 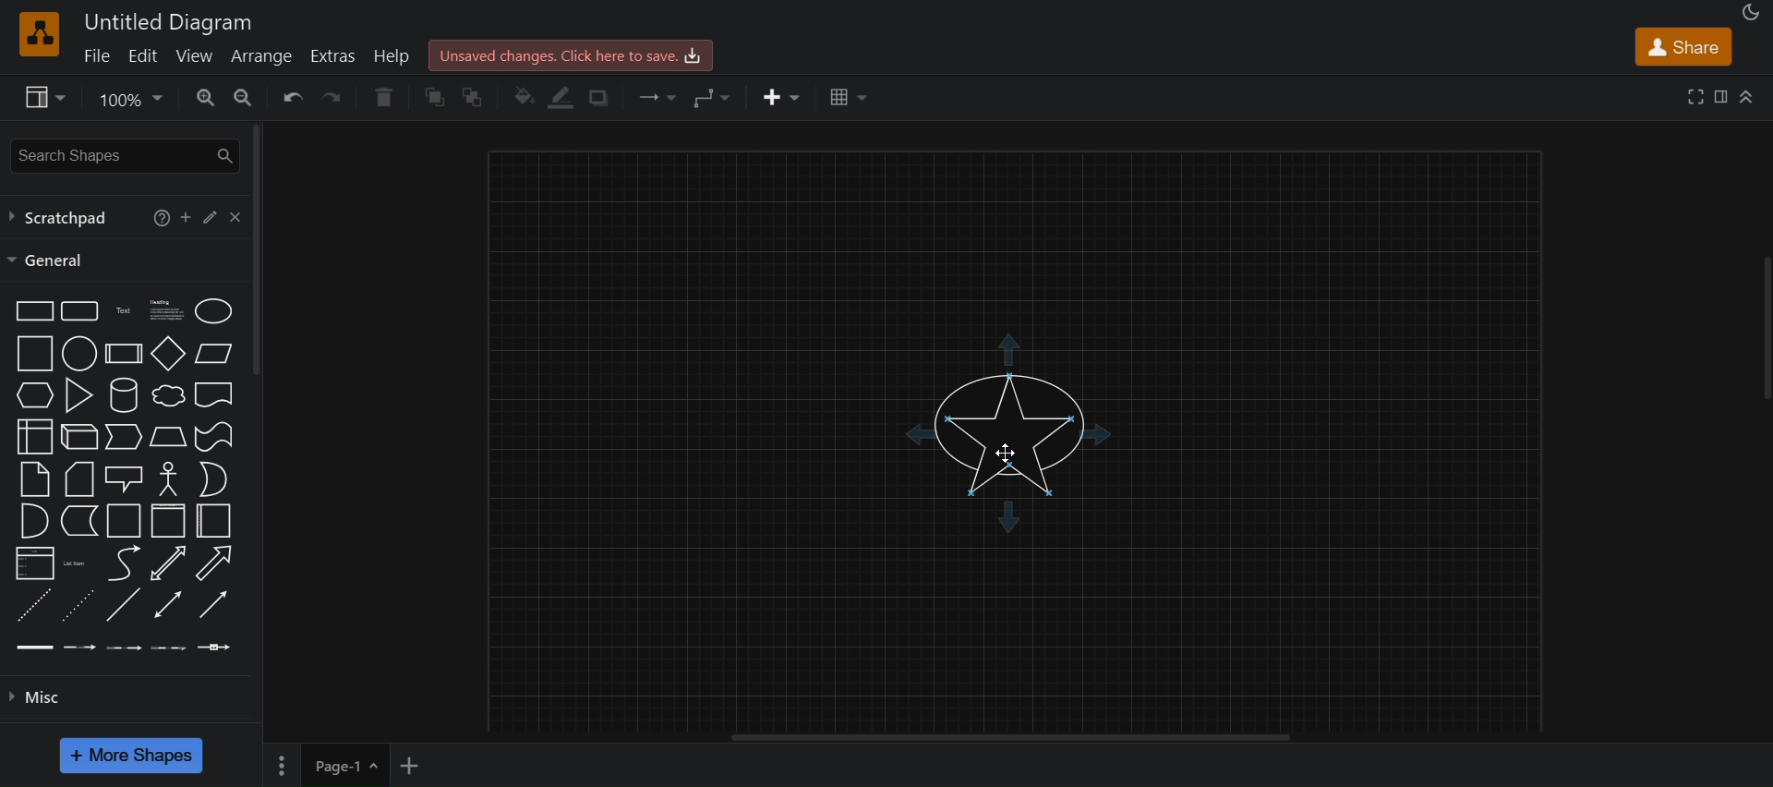 I want to click on cylinder, so click(x=123, y=394).